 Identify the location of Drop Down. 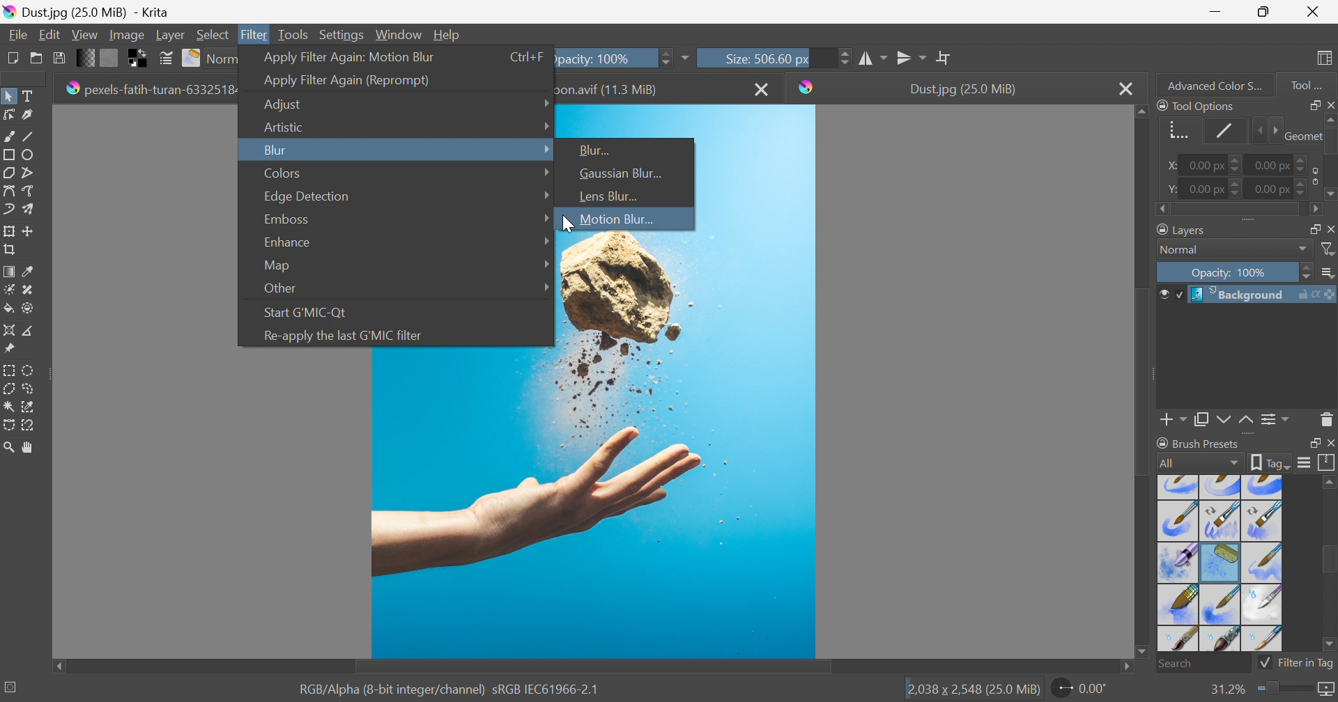
(1303, 249).